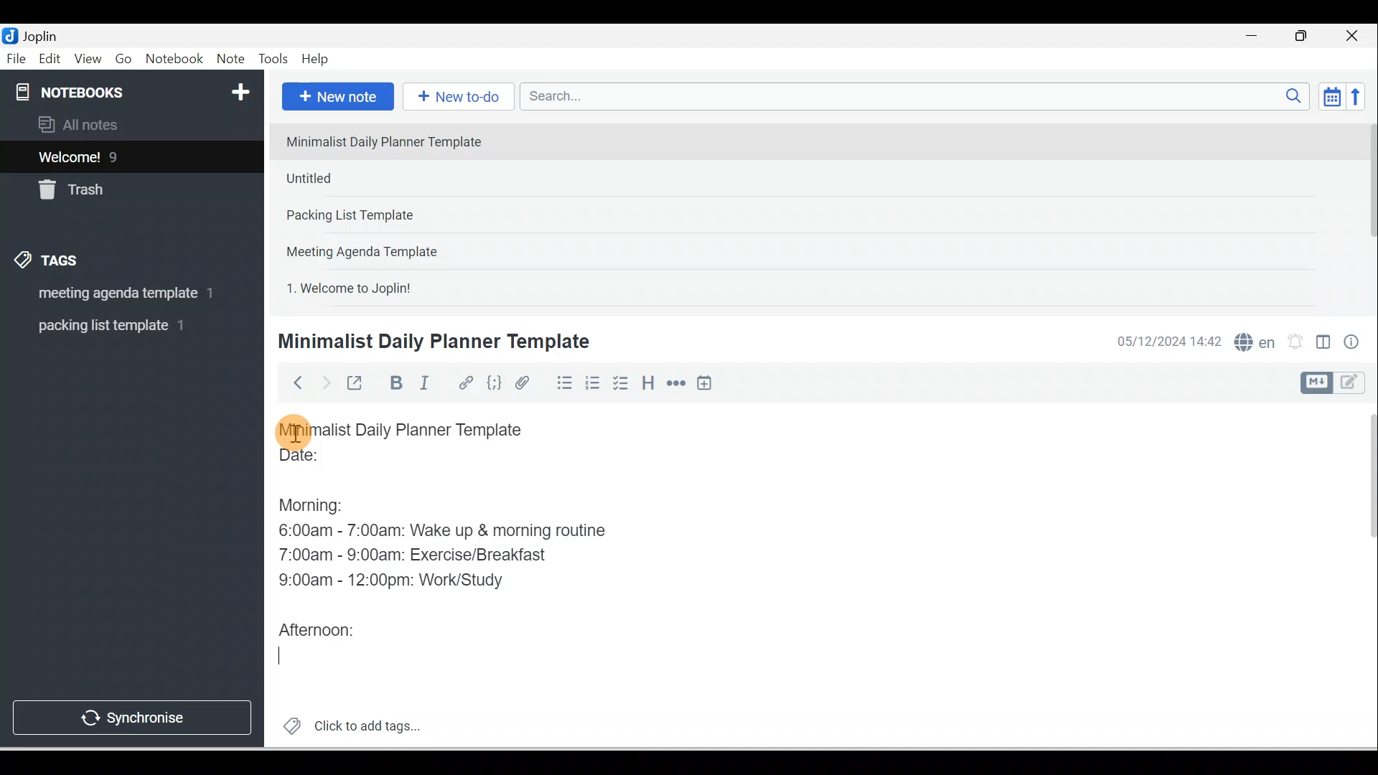 The width and height of the screenshot is (1378, 775). What do you see at coordinates (130, 124) in the screenshot?
I see `All notes` at bounding box center [130, 124].